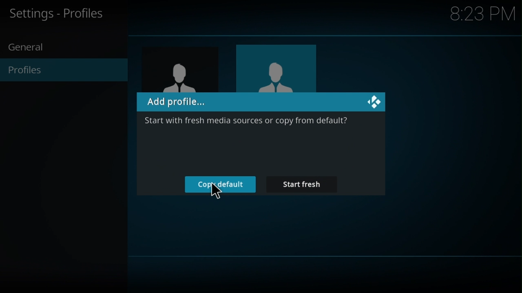 The height and width of the screenshot is (293, 522). Describe the element at coordinates (29, 48) in the screenshot. I see `general` at that location.